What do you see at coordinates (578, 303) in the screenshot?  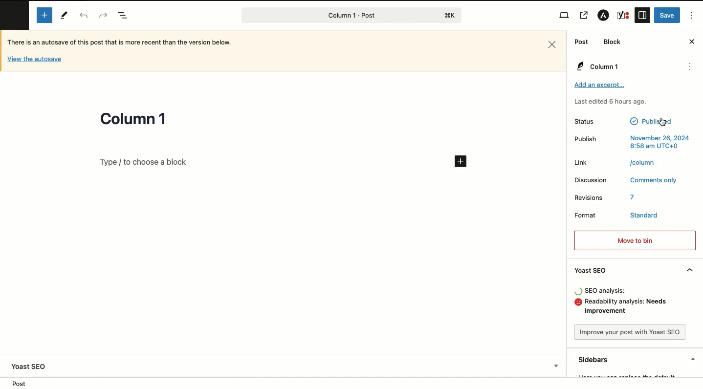 I see `emoji` at bounding box center [578, 303].